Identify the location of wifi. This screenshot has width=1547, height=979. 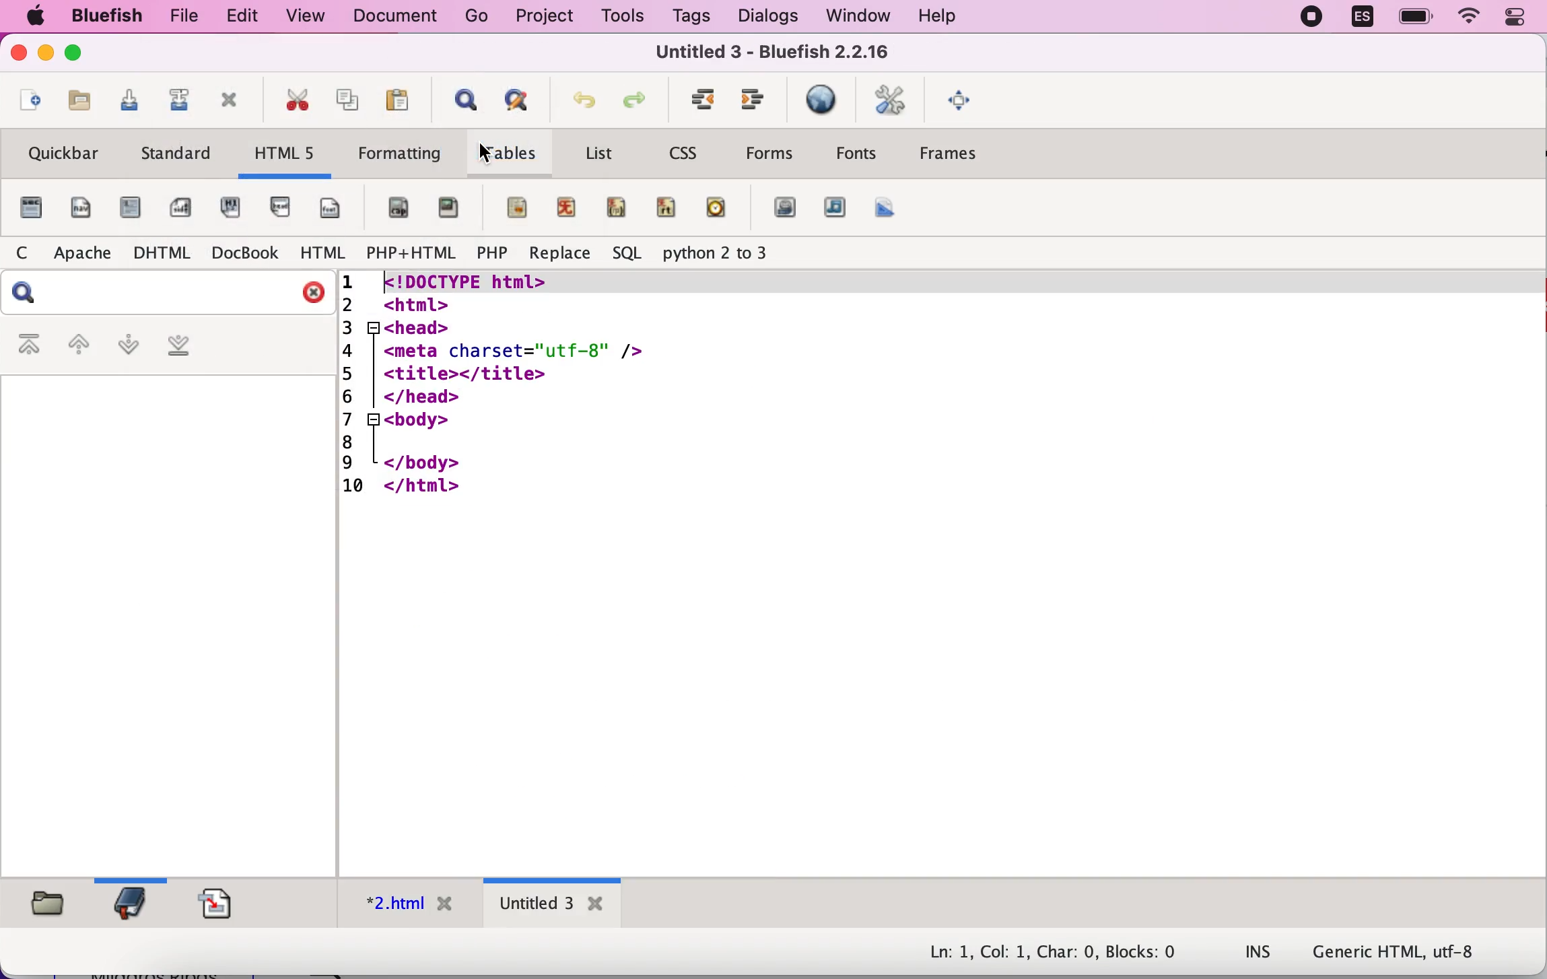
(1471, 19).